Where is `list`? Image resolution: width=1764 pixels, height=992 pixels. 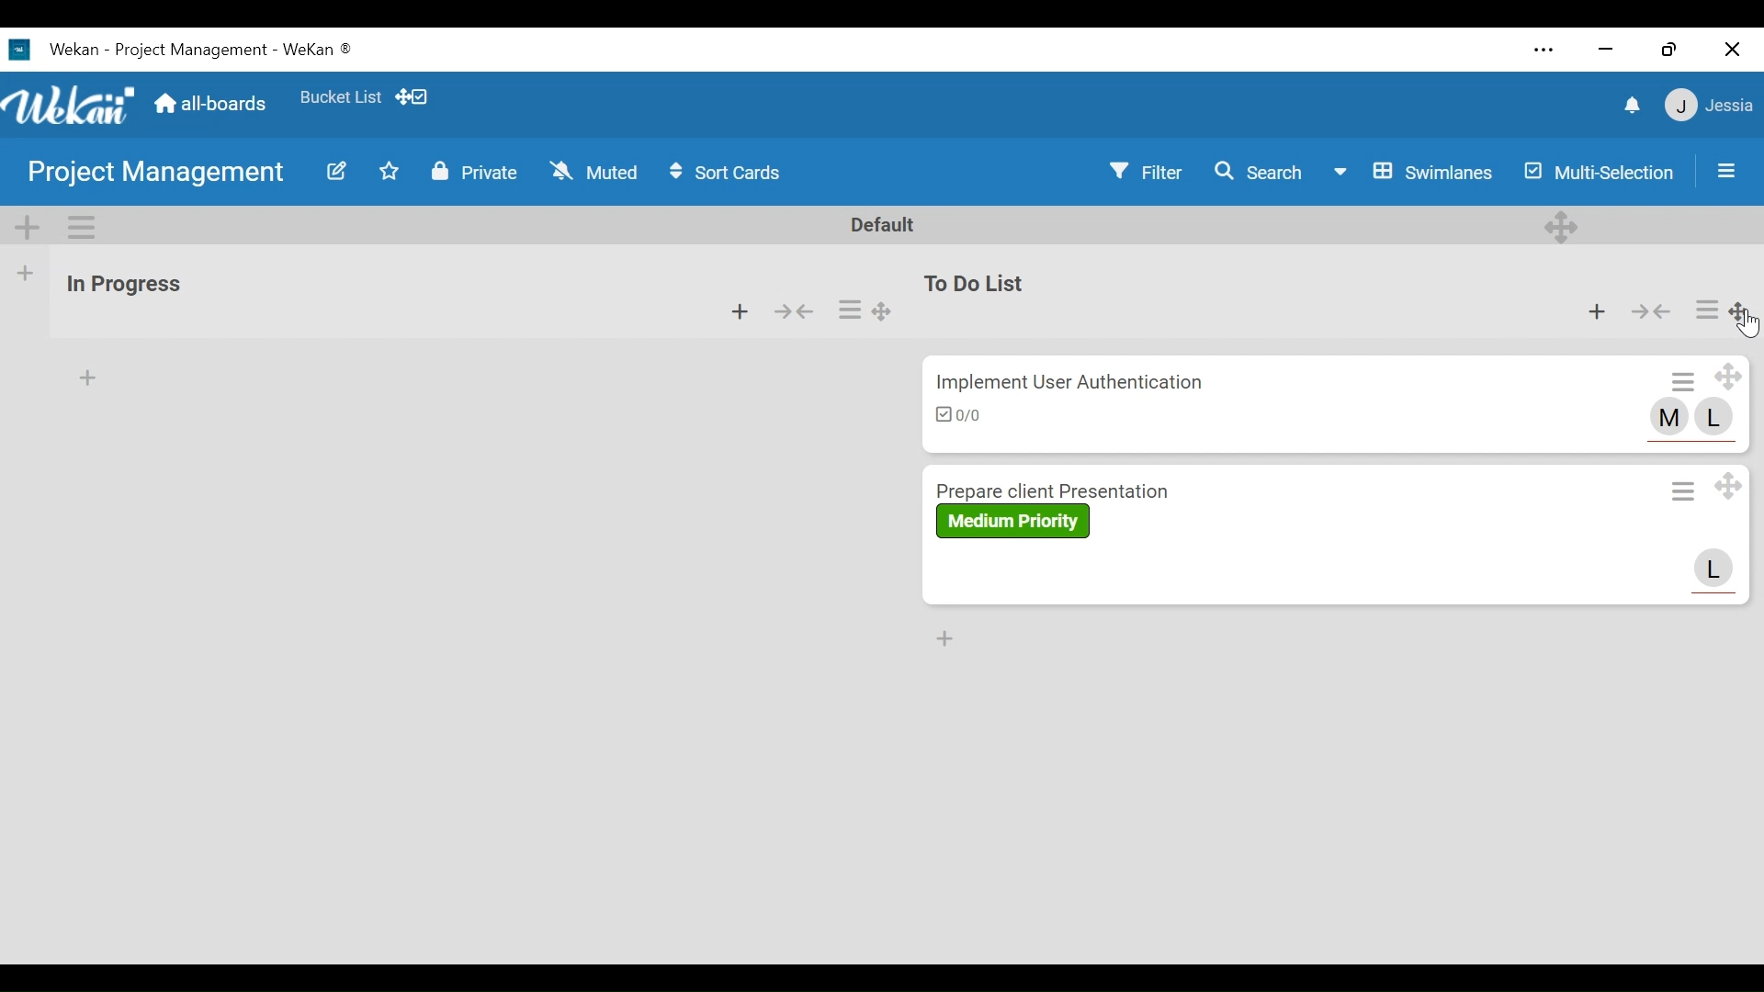 list is located at coordinates (1172, 299).